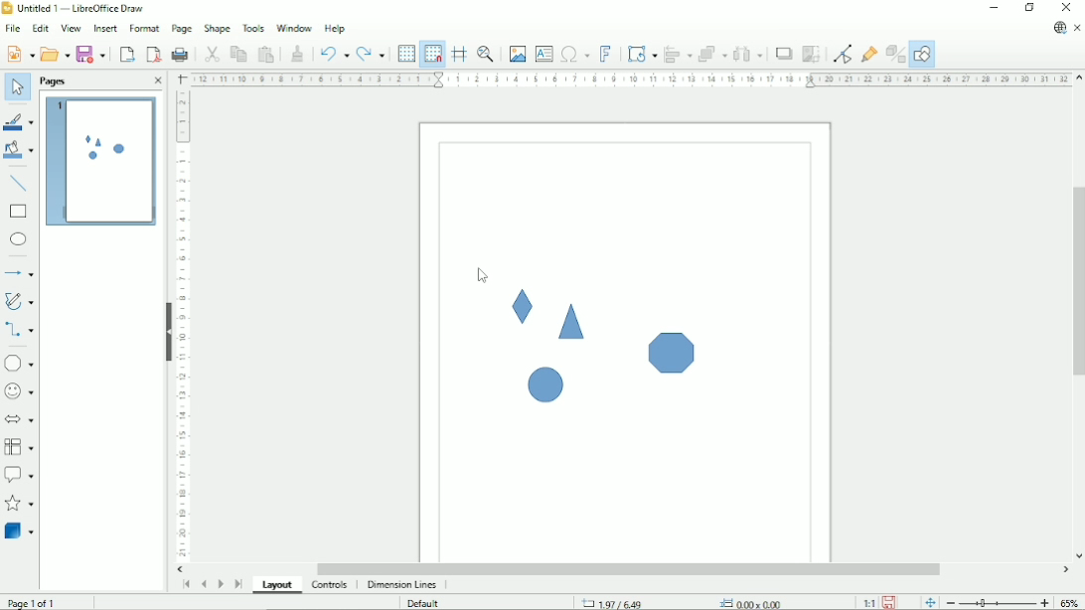  What do you see at coordinates (677, 54) in the screenshot?
I see `Align objects` at bounding box center [677, 54].